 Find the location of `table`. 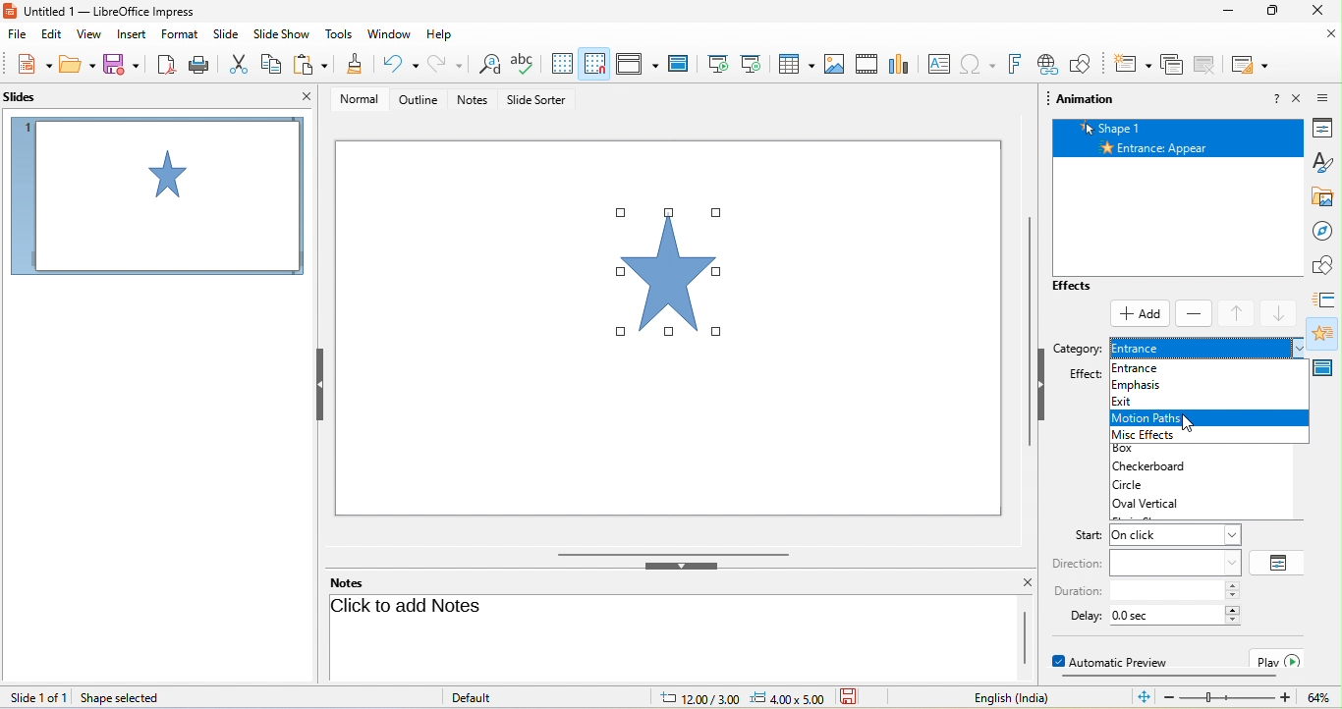

table is located at coordinates (793, 63).